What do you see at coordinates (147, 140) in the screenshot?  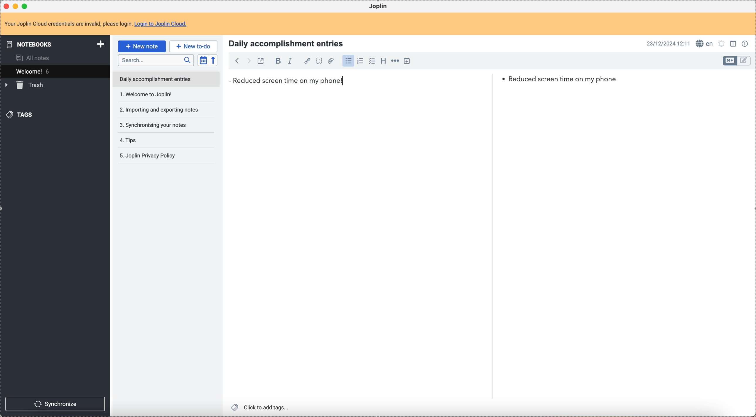 I see `Joplin privacy policy` at bounding box center [147, 140].